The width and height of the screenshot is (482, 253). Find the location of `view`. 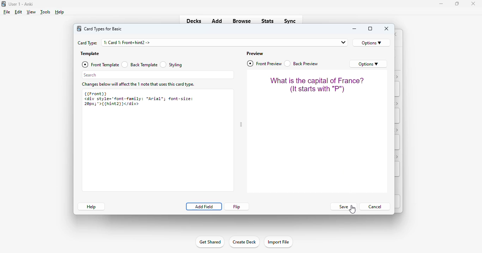

view is located at coordinates (31, 12).